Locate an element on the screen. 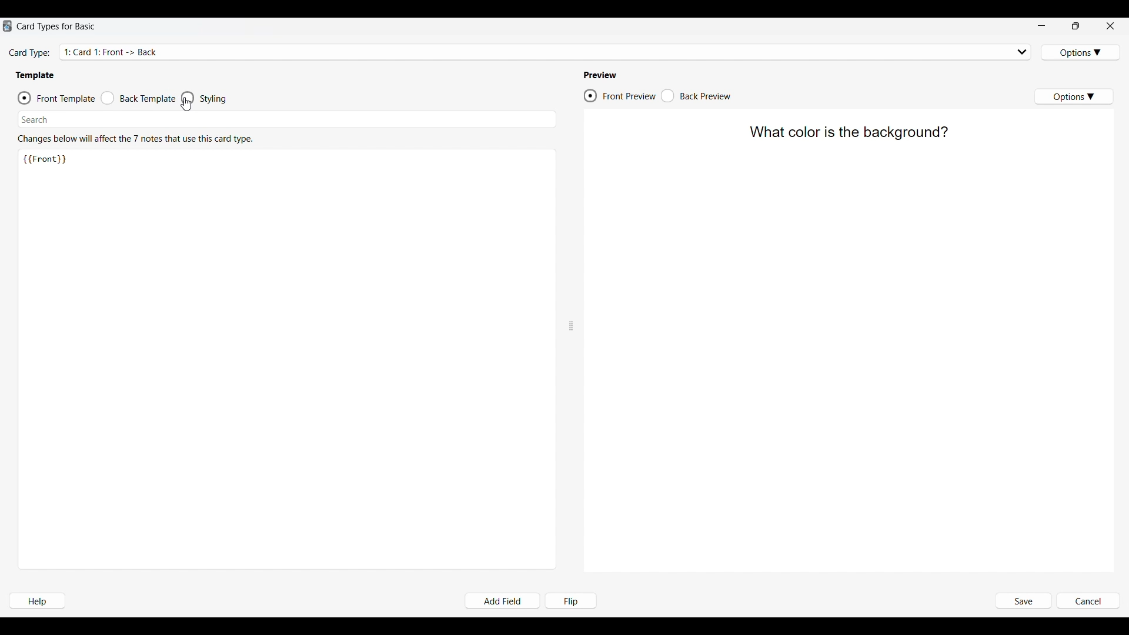 This screenshot has height=635, width=1129. Help is located at coordinates (36, 601).